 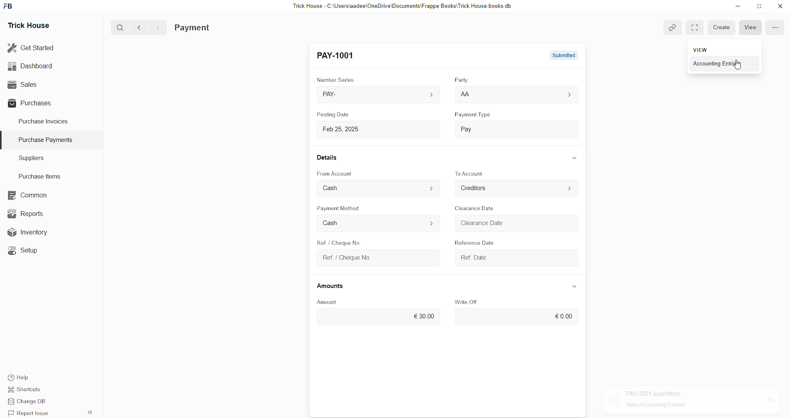 What do you see at coordinates (336, 116) in the screenshot?
I see `Posting Date` at bounding box center [336, 116].